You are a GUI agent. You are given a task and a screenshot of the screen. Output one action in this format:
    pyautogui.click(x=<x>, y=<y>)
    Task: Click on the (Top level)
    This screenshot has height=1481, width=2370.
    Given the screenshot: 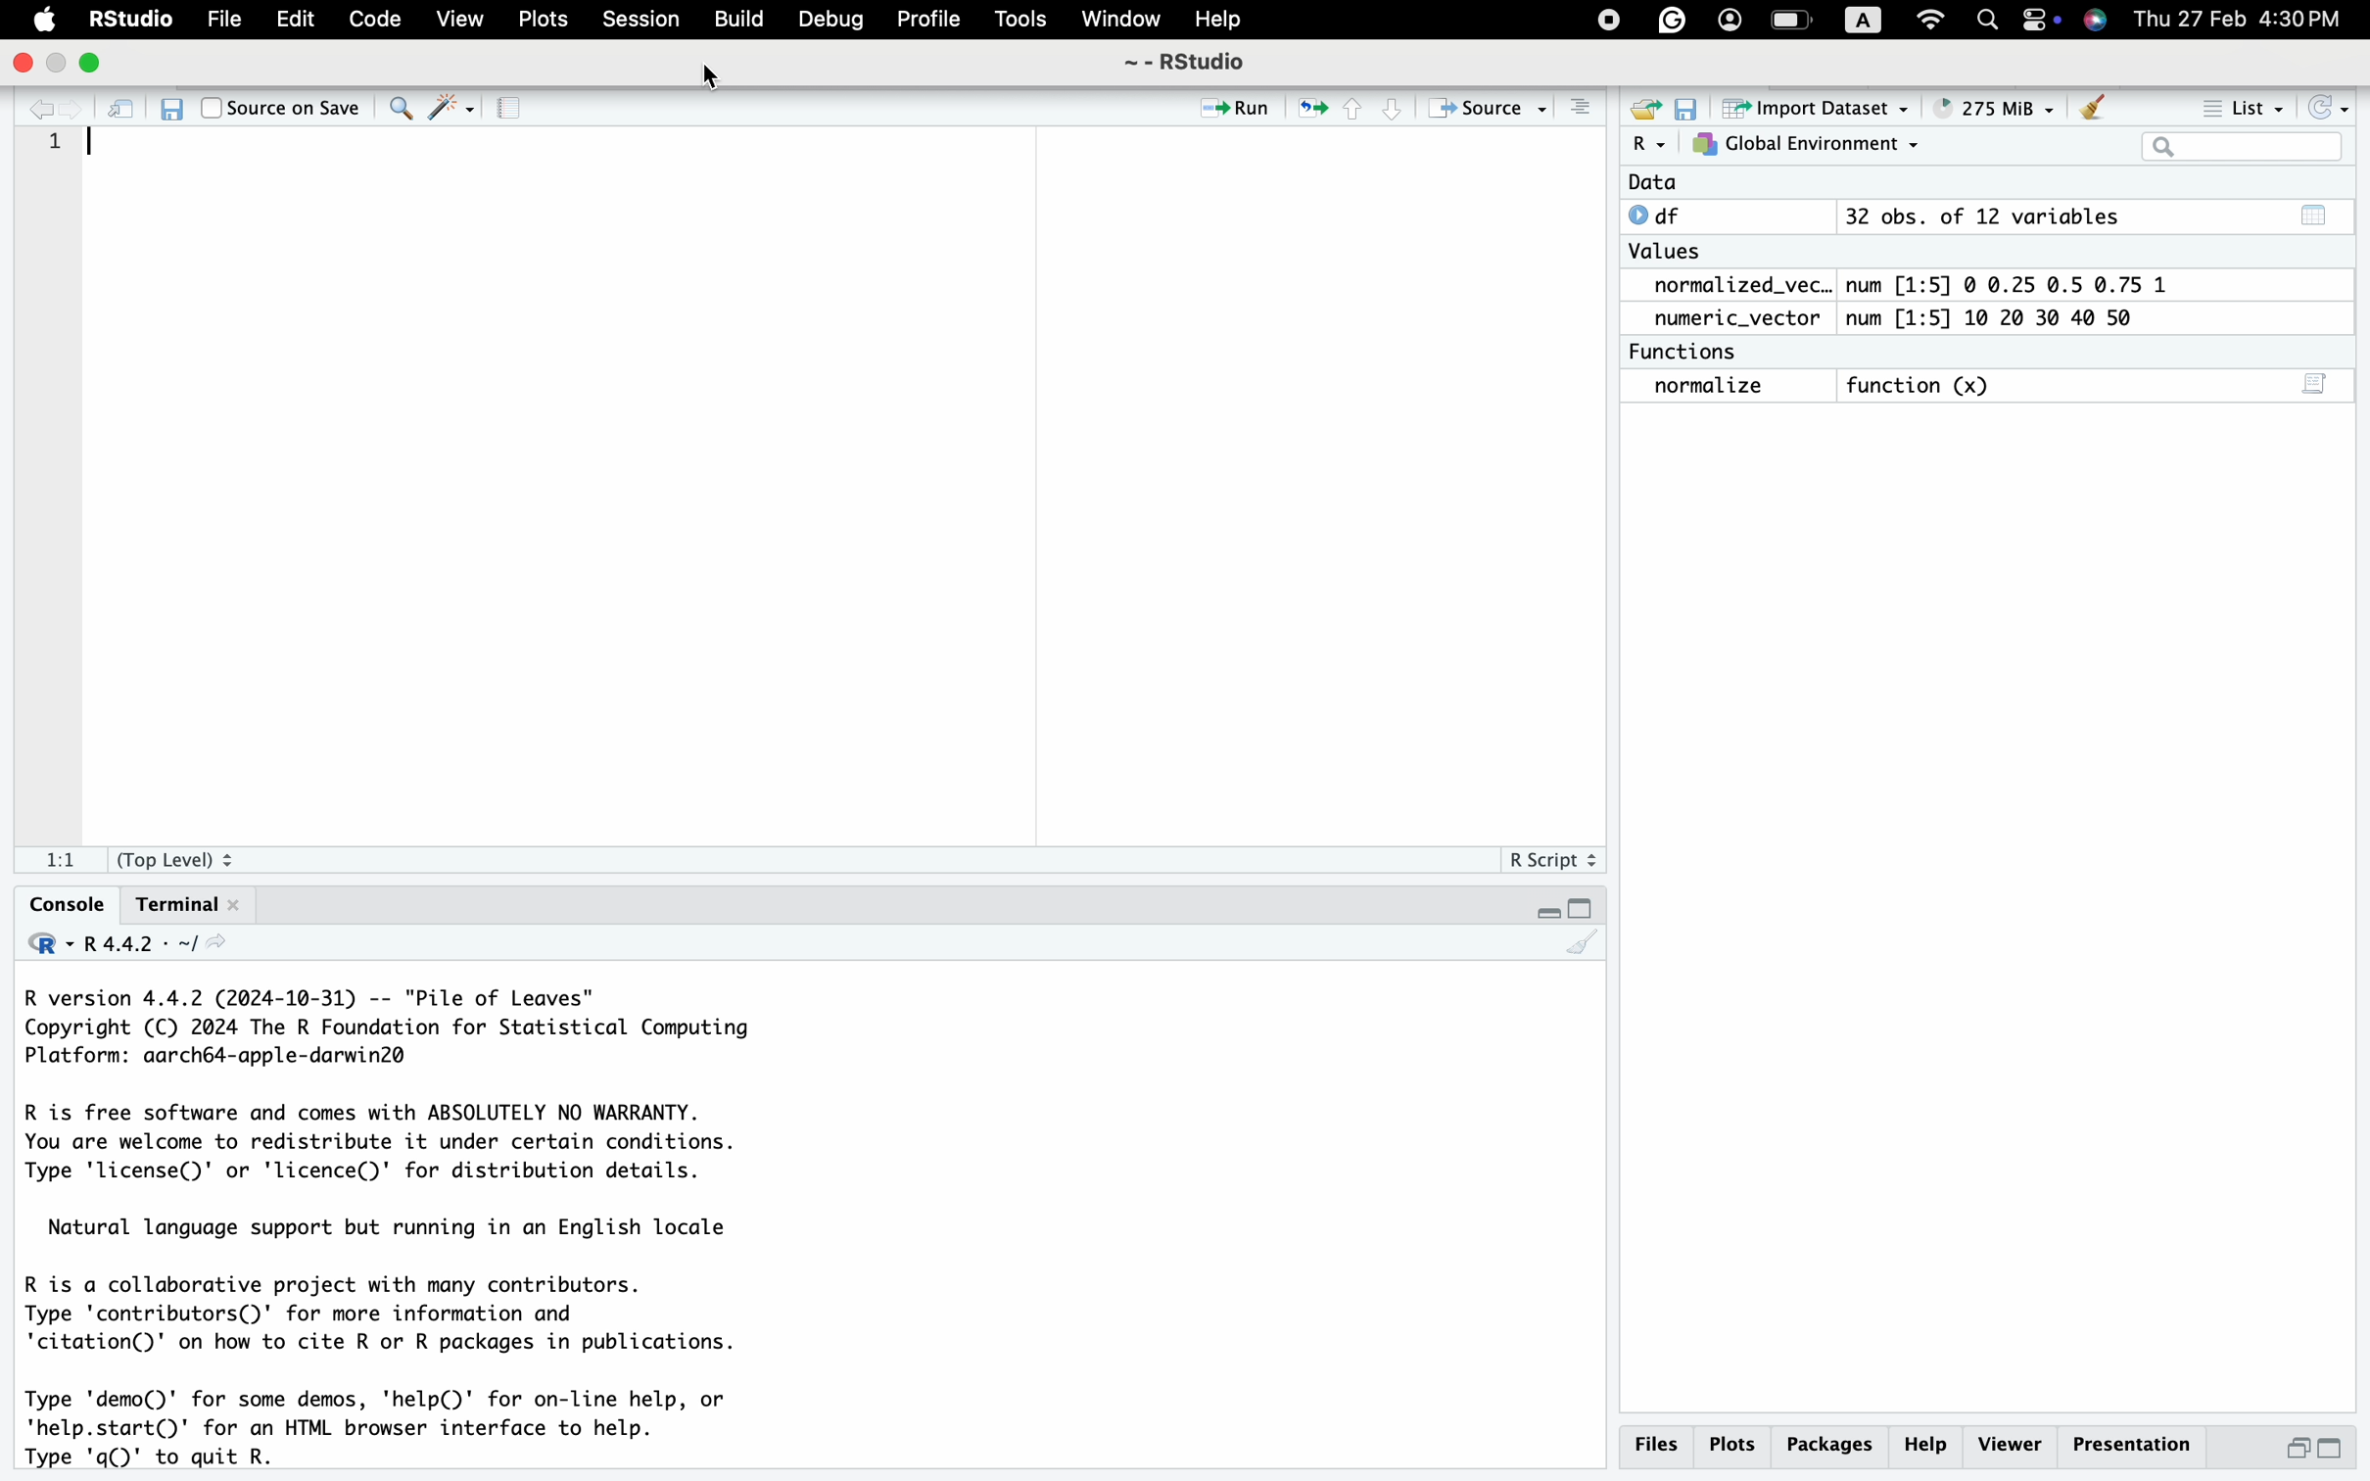 What is the action you would take?
    pyautogui.click(x=177, y=859)
    